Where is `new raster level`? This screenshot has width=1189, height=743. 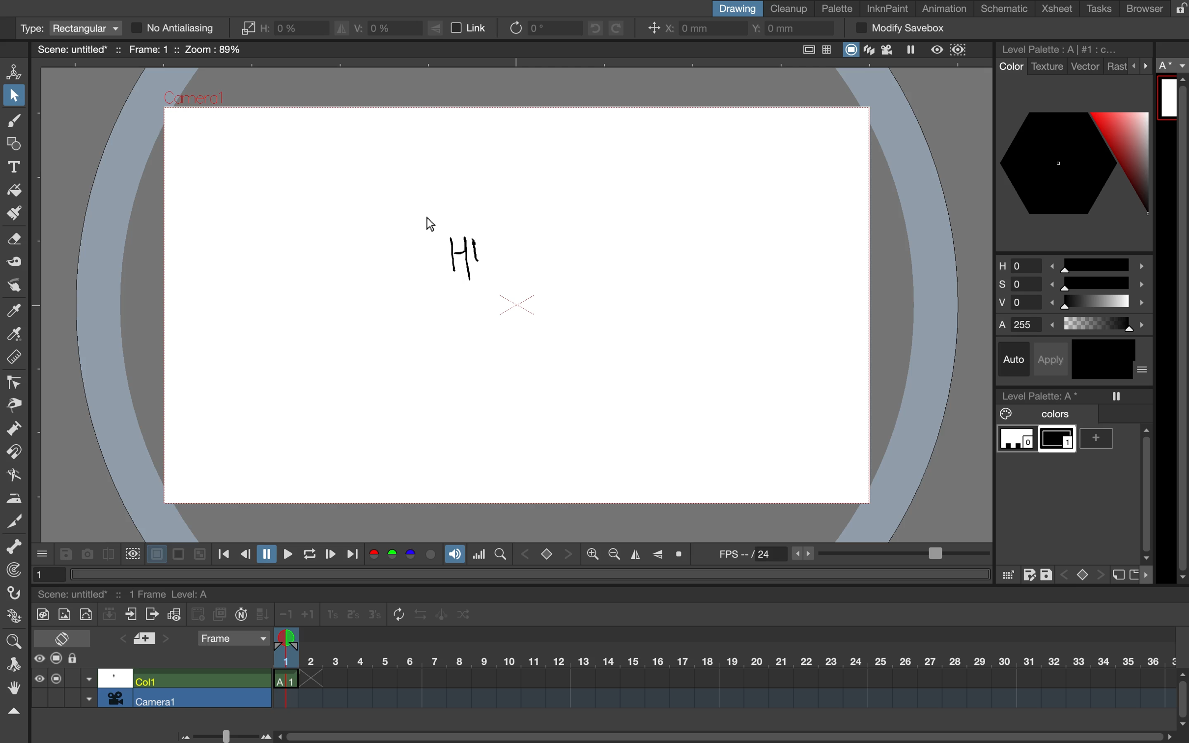 new raster level is located at coordinates (63, 615).